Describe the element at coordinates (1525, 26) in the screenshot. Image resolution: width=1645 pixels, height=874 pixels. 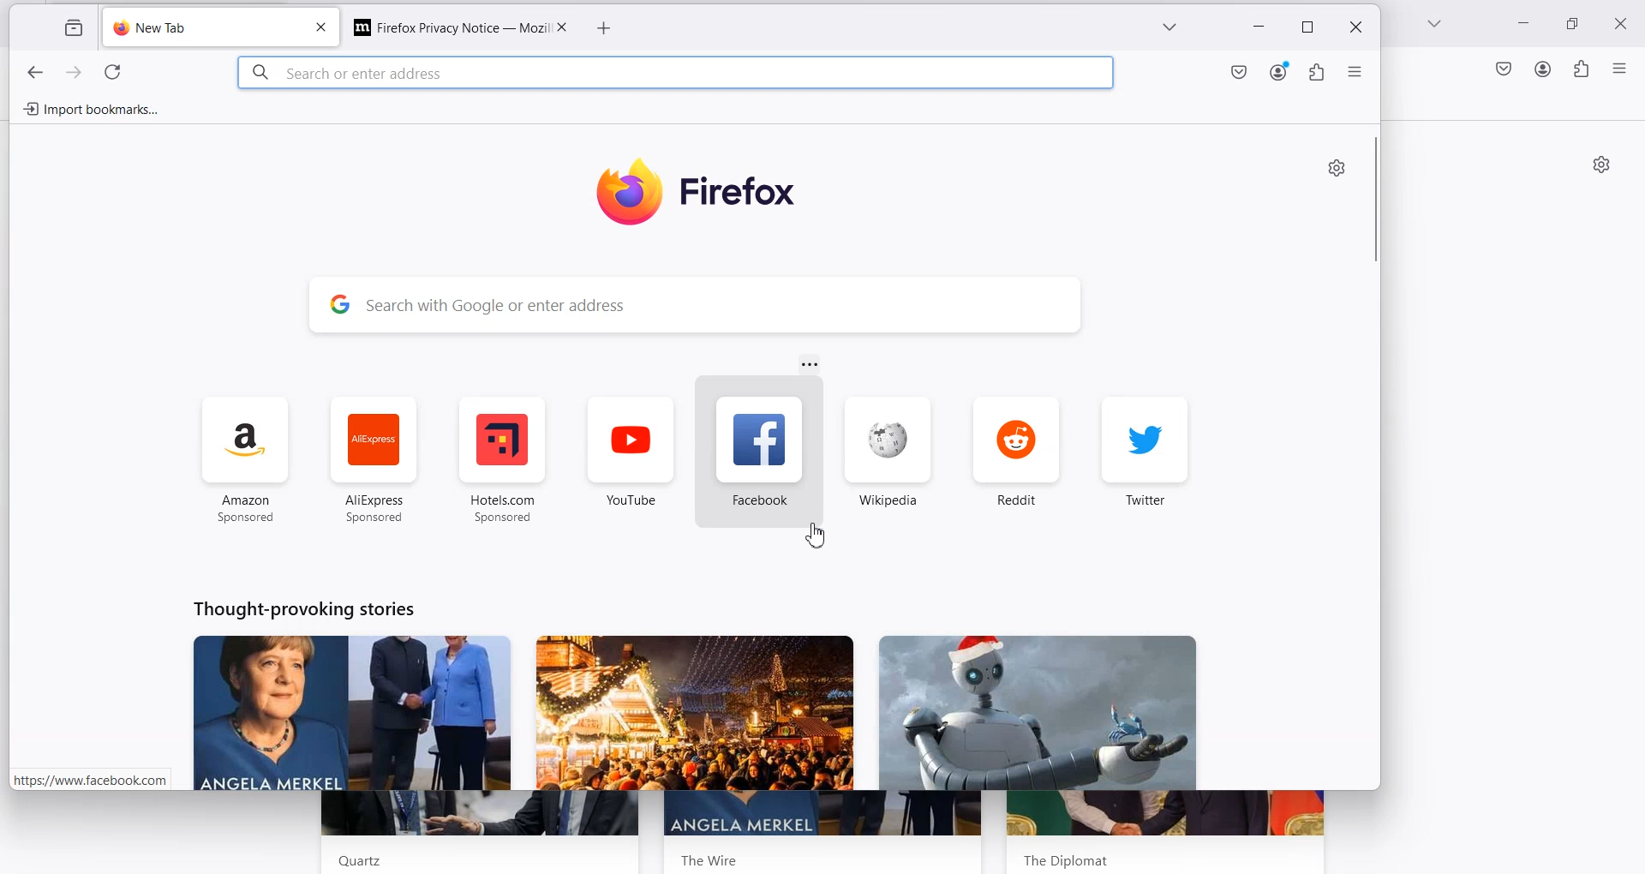
I see `Minimize` at that location.